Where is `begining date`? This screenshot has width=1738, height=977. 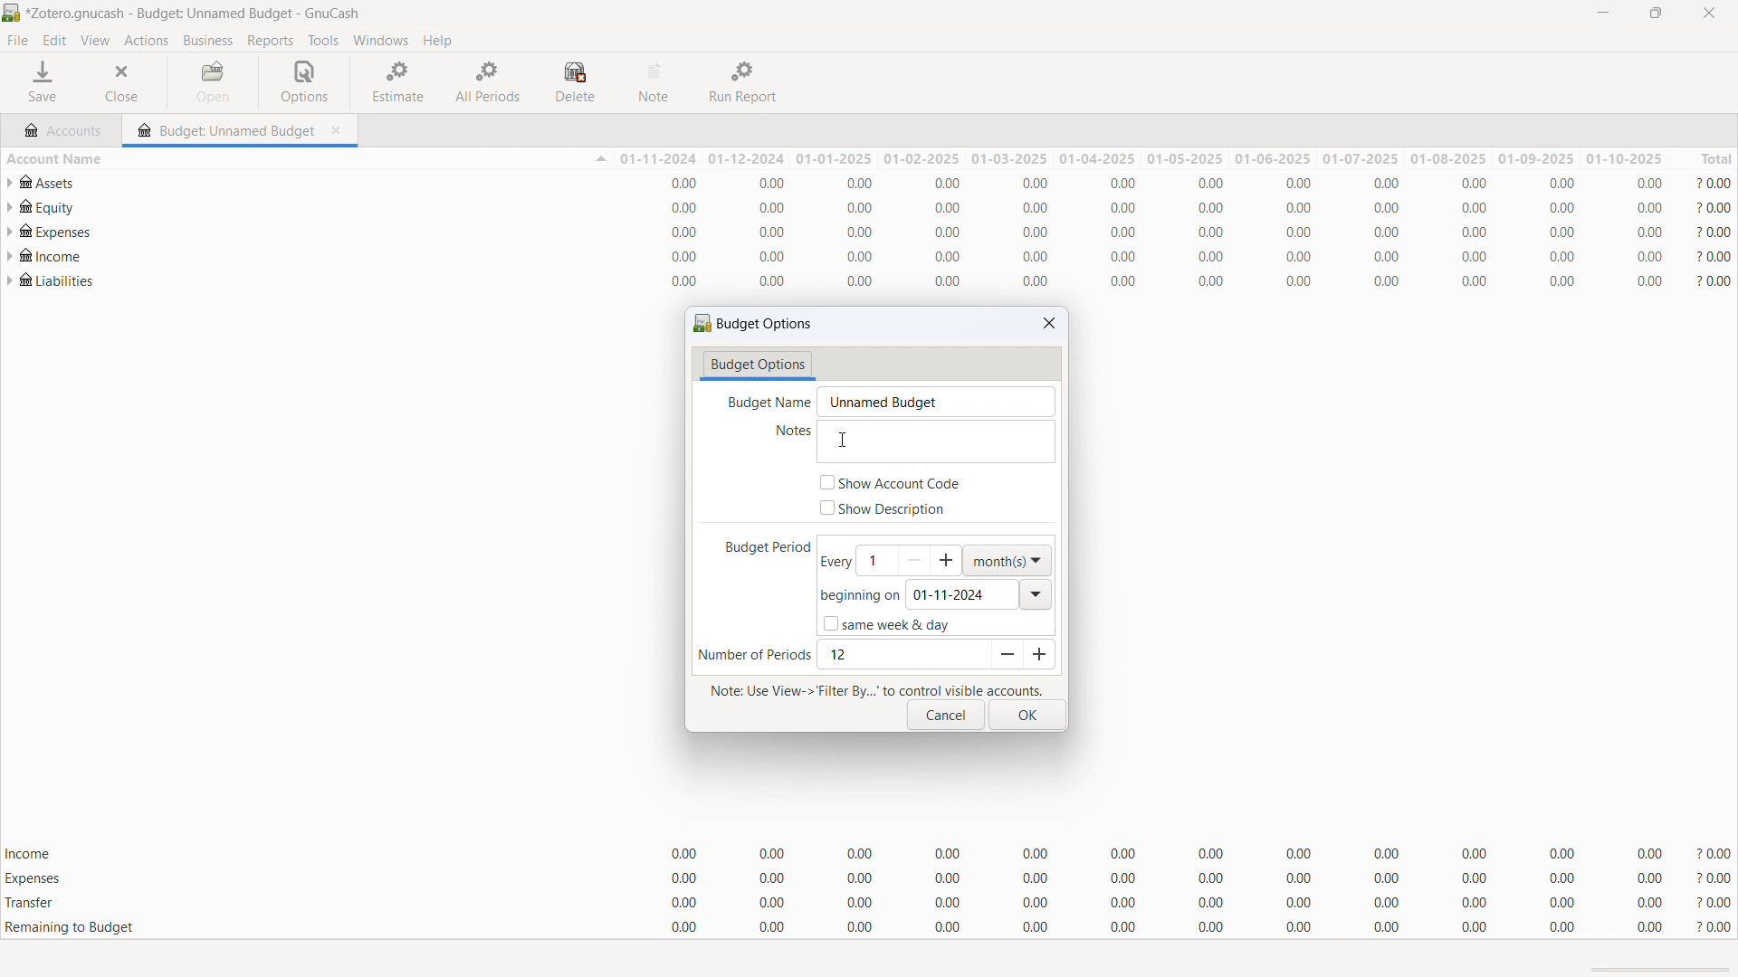 begining date is located at coordinates (962, 594).